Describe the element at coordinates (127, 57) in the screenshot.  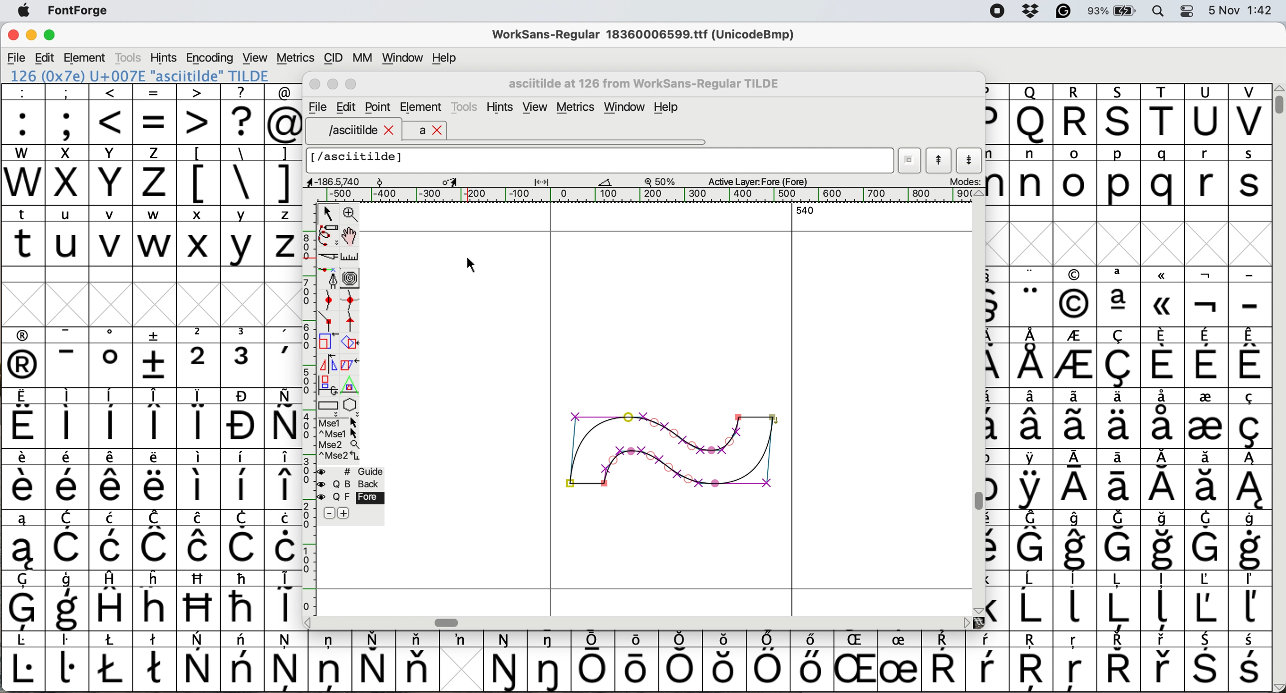
I see `tools` at that location.